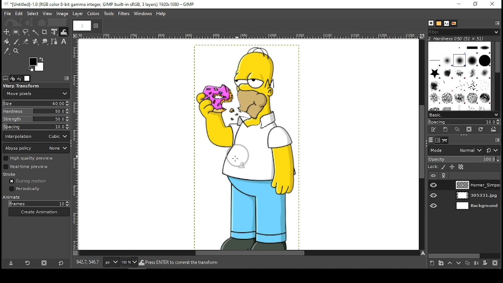  What do you see at coordinates (63, 14) in the screenshot?
I see `image` at bounding box center [63, 14].